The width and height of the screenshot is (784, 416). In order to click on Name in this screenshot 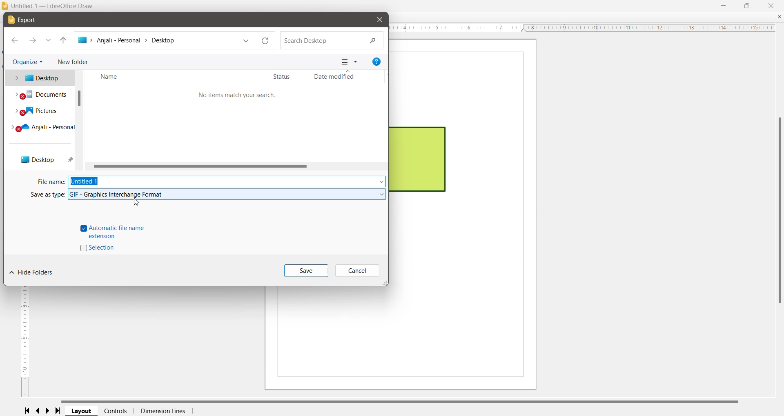, I will do `click(178, 76)`.